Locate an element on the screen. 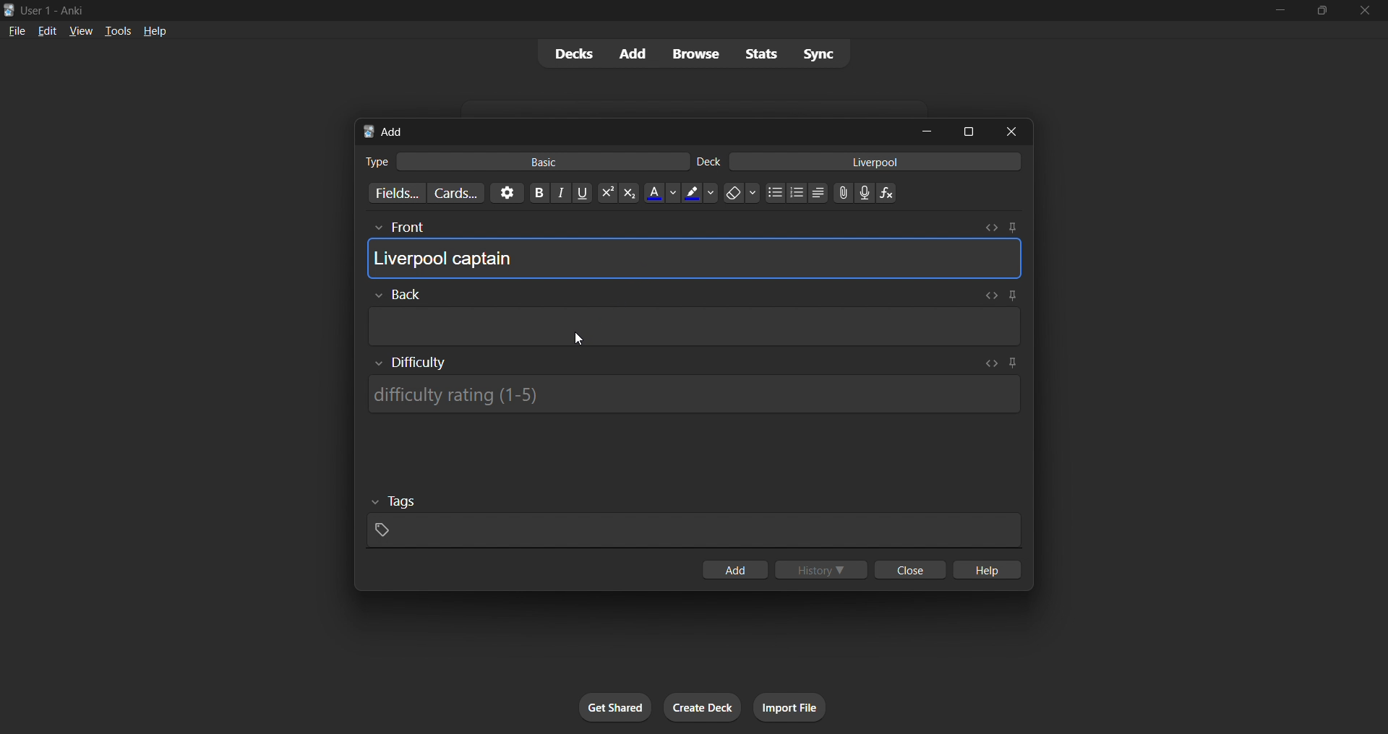  Toggle HTML editor is located at coordinates (988, 295).